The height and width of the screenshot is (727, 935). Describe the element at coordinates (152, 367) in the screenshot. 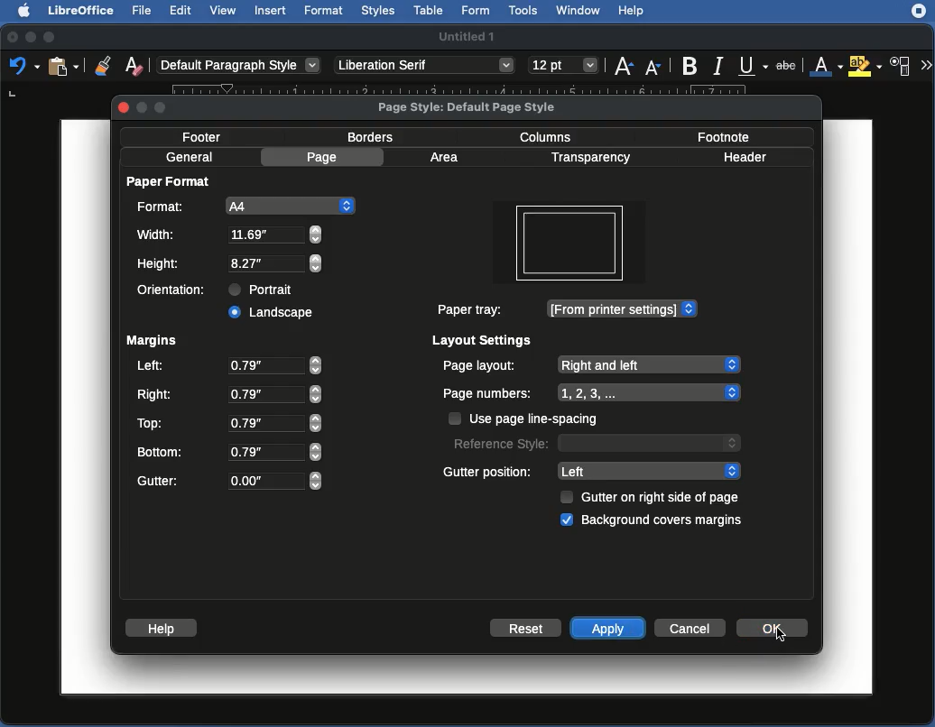

I see `Left` at that location.